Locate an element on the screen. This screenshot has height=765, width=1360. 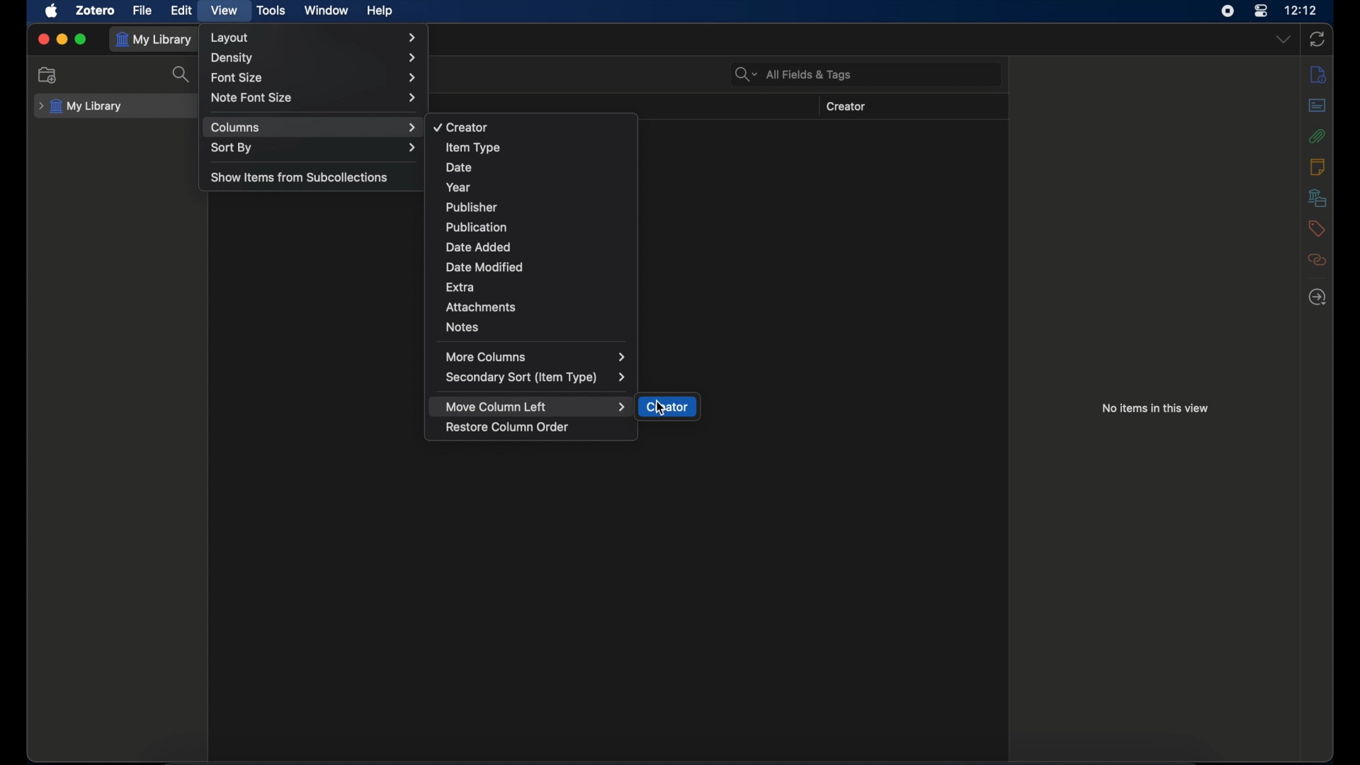
my library is located at coordinates (156, 40).